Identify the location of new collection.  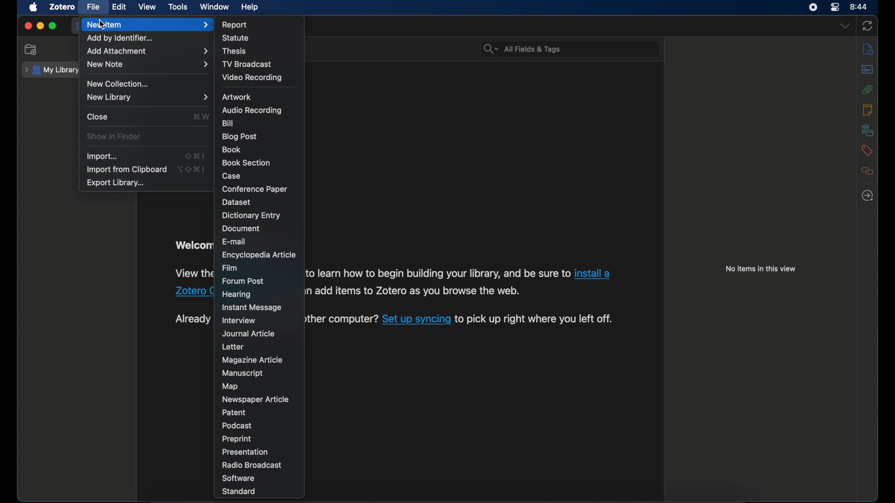
(120, 84).